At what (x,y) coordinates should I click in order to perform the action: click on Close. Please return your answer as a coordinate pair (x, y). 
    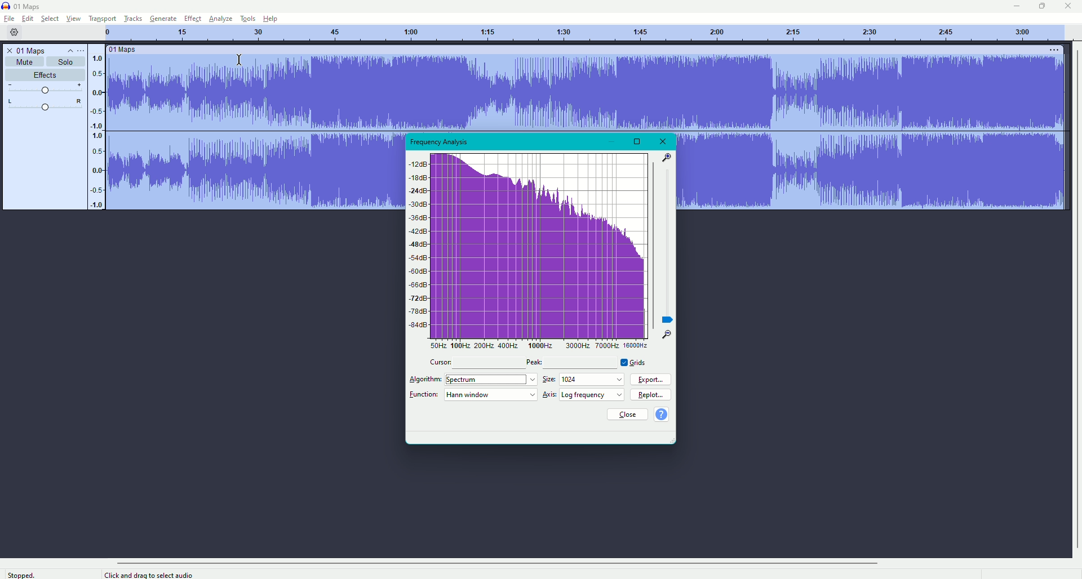
    Looking at the image, I should click on (664, 141).